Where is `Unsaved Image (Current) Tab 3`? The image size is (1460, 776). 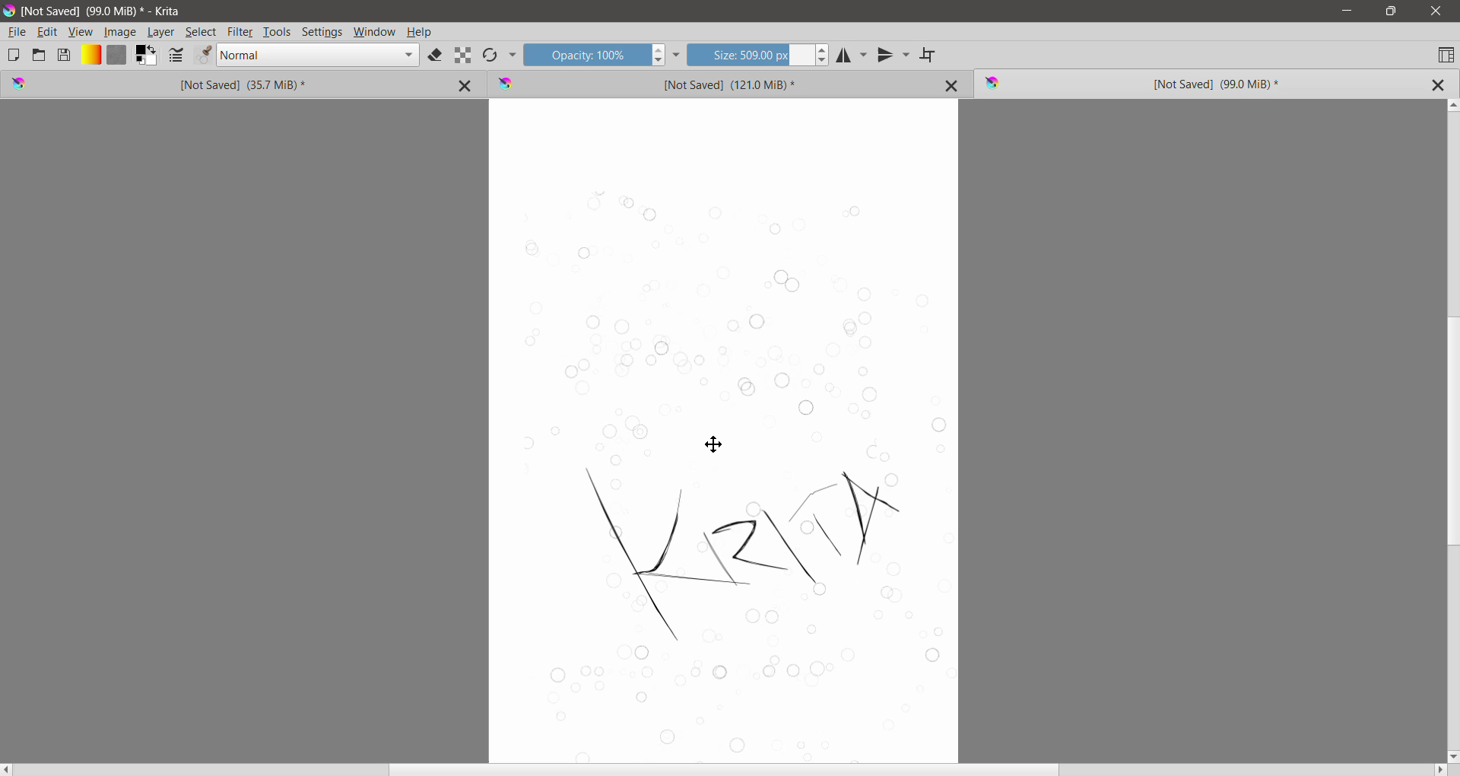
Unsaved Image (Current) Tab 3 is located at coordinates (1179, 84).